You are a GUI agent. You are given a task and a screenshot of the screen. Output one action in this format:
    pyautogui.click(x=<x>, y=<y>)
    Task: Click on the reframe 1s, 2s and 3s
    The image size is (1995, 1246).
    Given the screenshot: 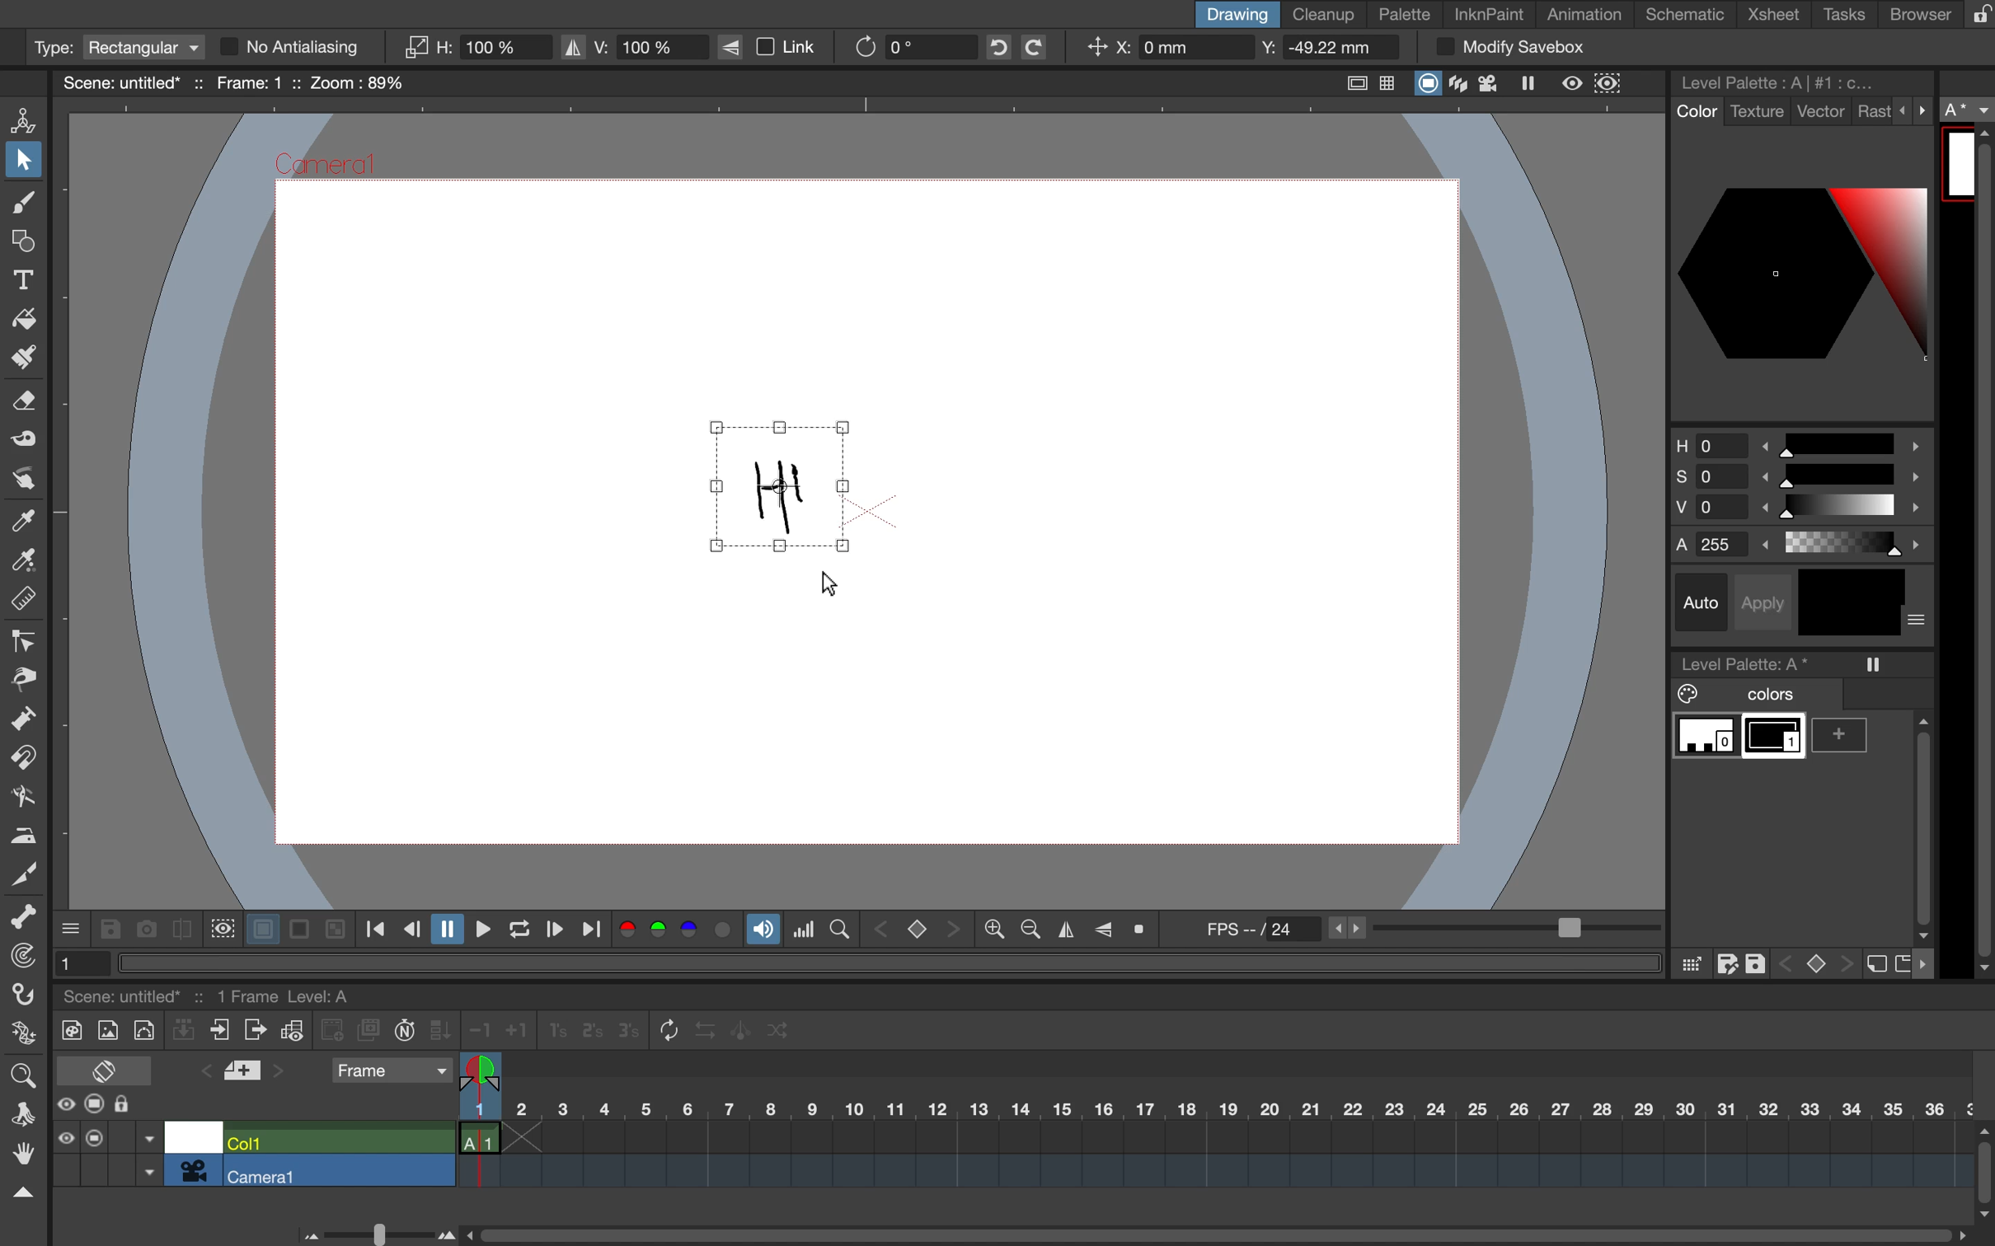 What is the action you would take?
    pyautogui.click(x=581, y=1032)
    